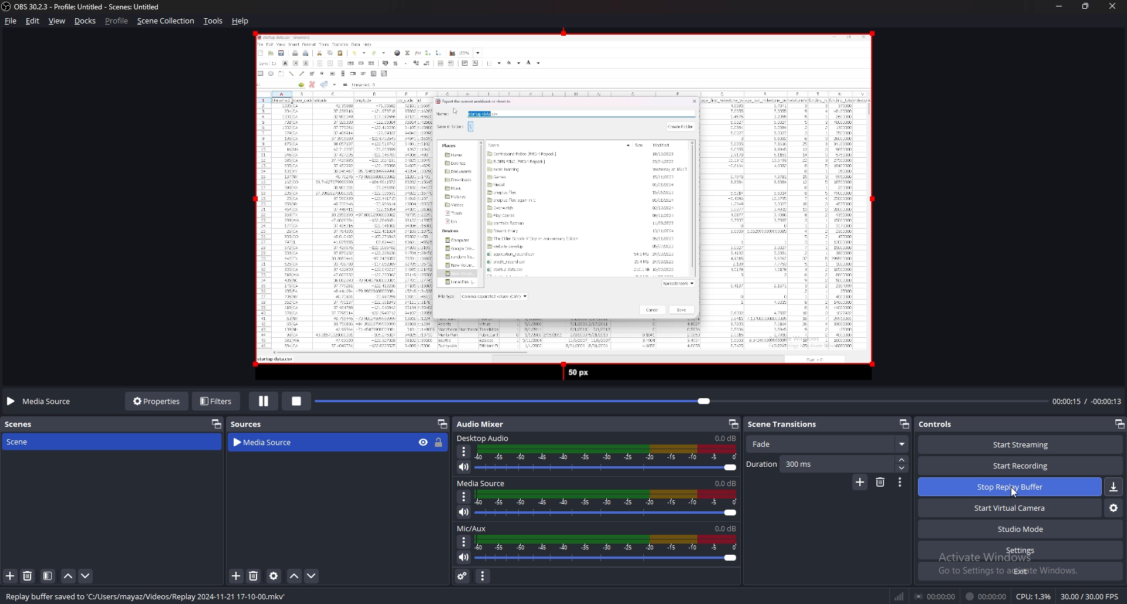 The height and width of the screenshot is (604, 1127). What do you see at coordinates (1022, 444) in the screenshot?
I see `start streaming` at bounding box center [1022, 444].